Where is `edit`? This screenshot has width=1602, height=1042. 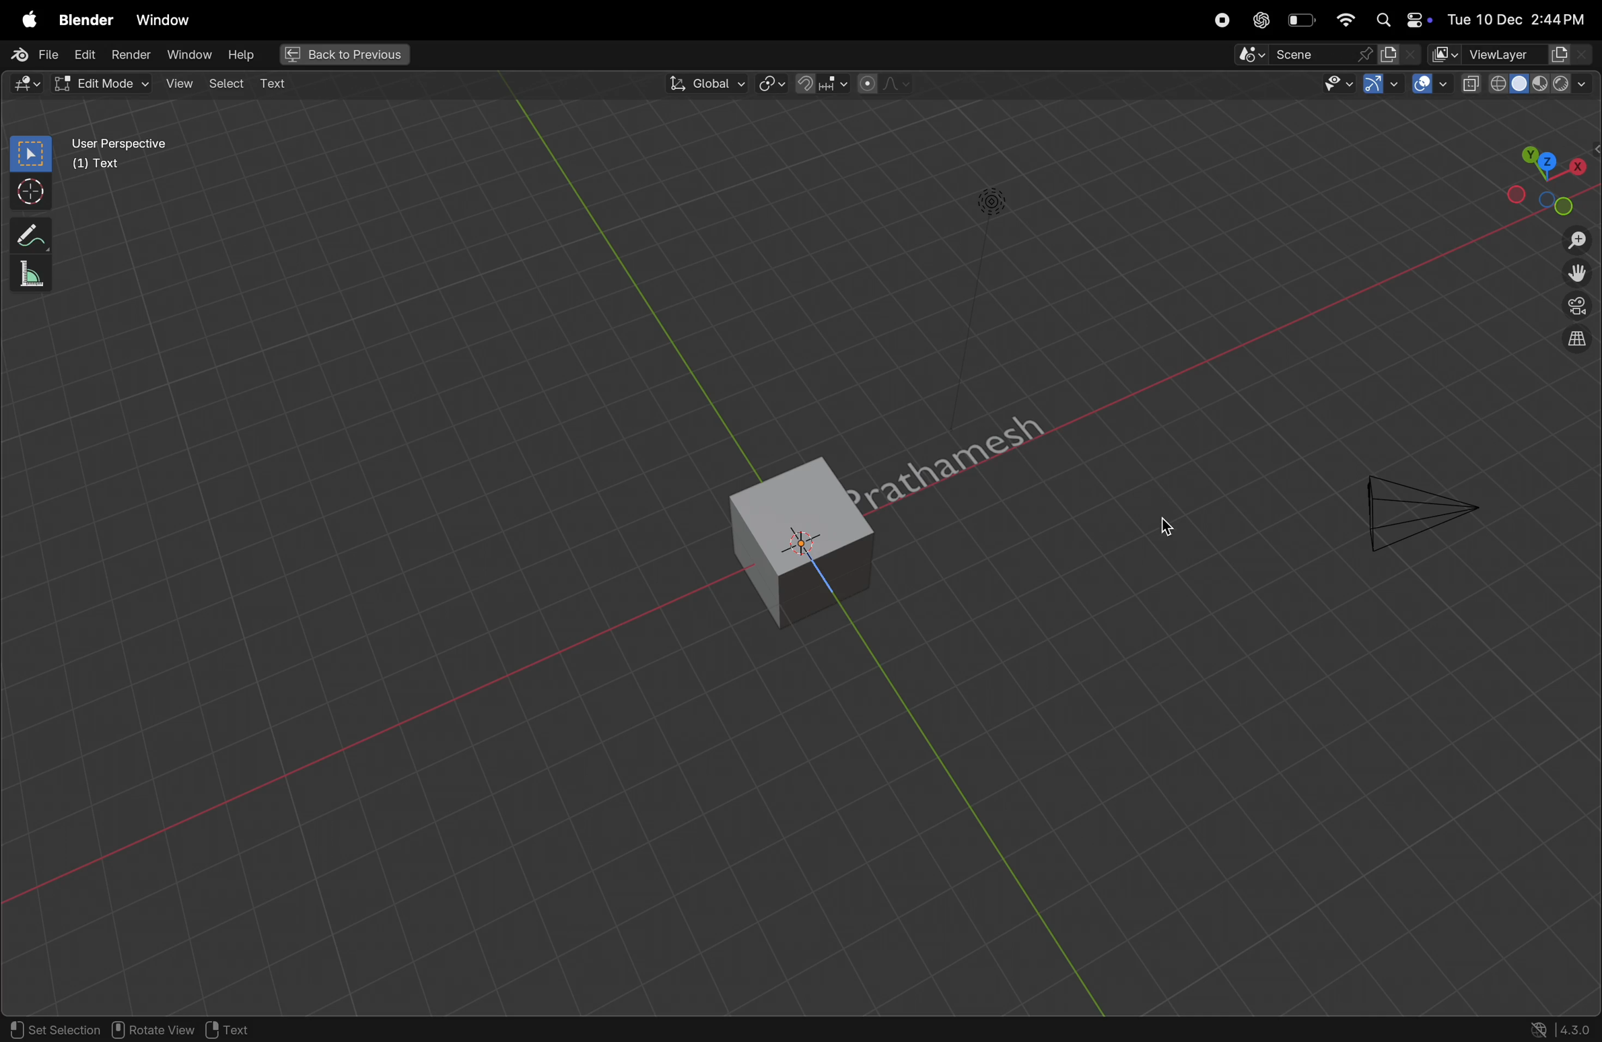
edit is located at coordinates (86, 56).